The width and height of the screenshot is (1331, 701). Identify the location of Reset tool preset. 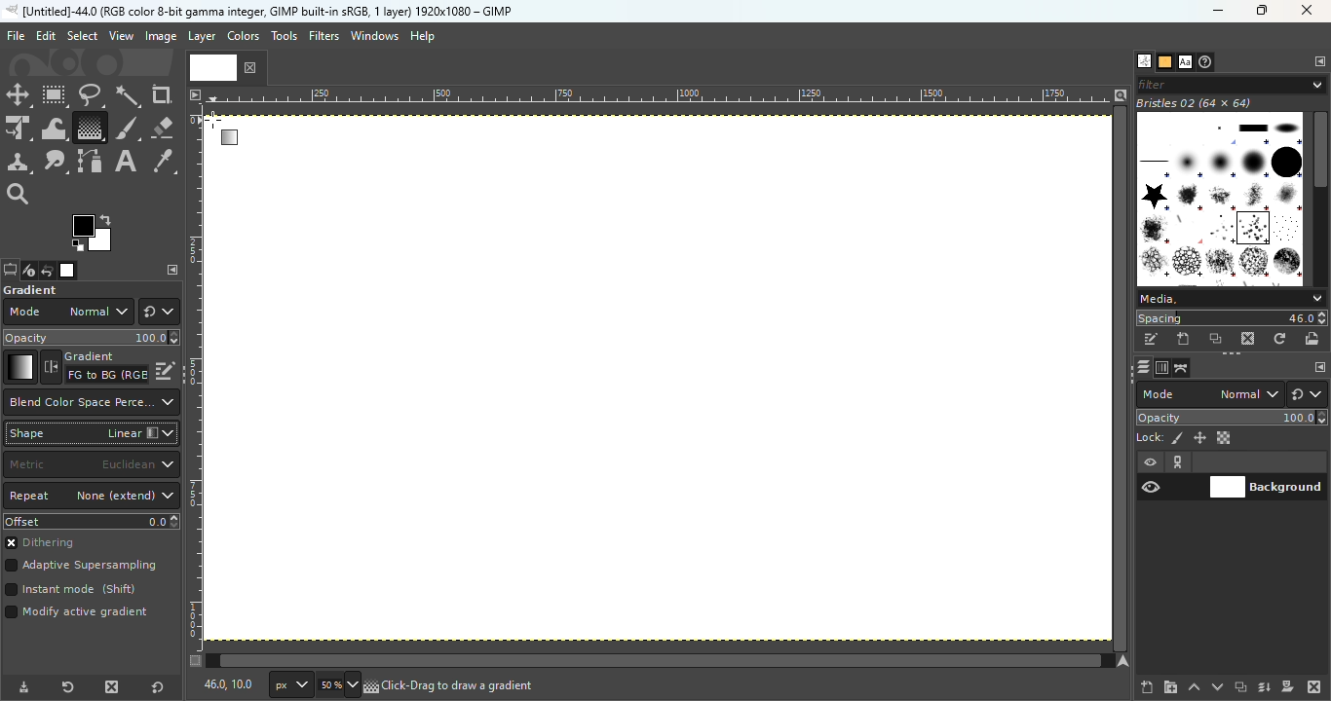
(65, 688).